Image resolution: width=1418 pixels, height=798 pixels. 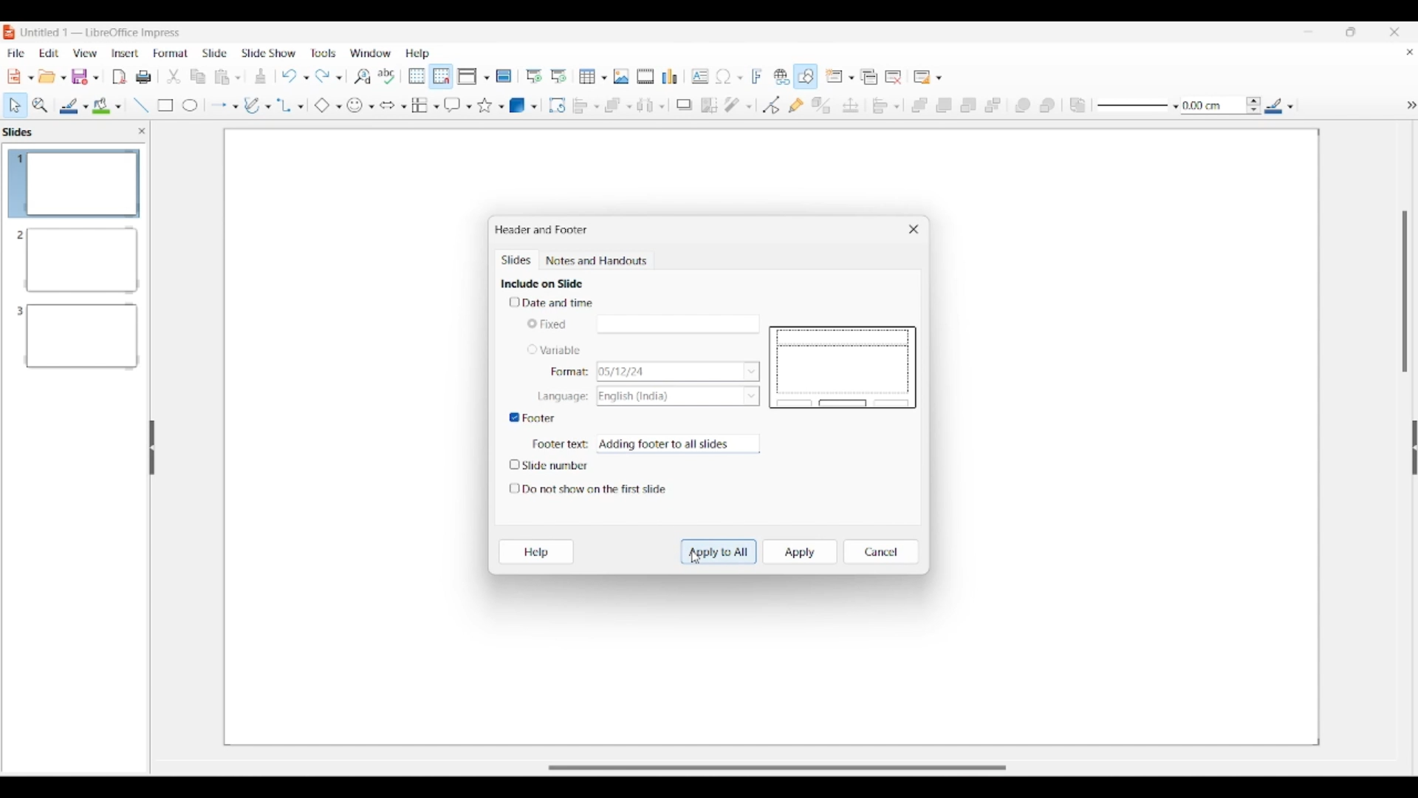 What do you see at coordinates (363, 76) in the screenshot?
I see `Find and replace` at bounding box center [363, 76].